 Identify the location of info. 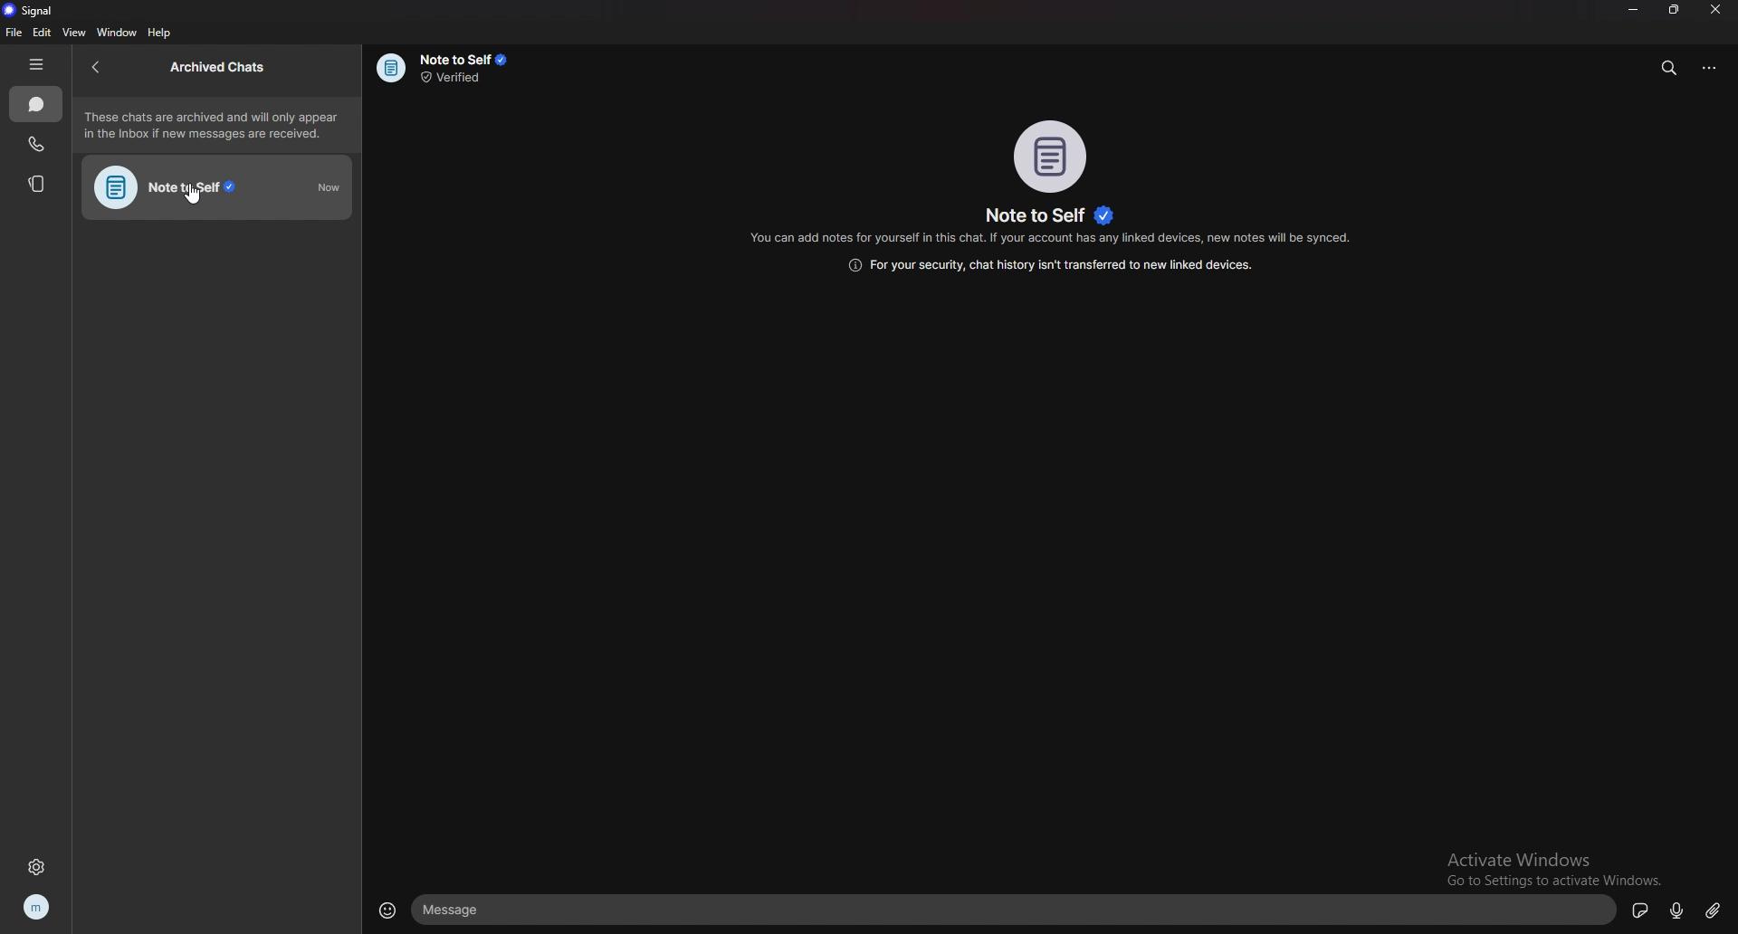
(216, 125).